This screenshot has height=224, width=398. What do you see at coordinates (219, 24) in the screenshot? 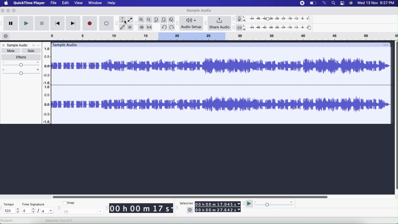
I see `Share Audio` at bounding box center [219, 24].